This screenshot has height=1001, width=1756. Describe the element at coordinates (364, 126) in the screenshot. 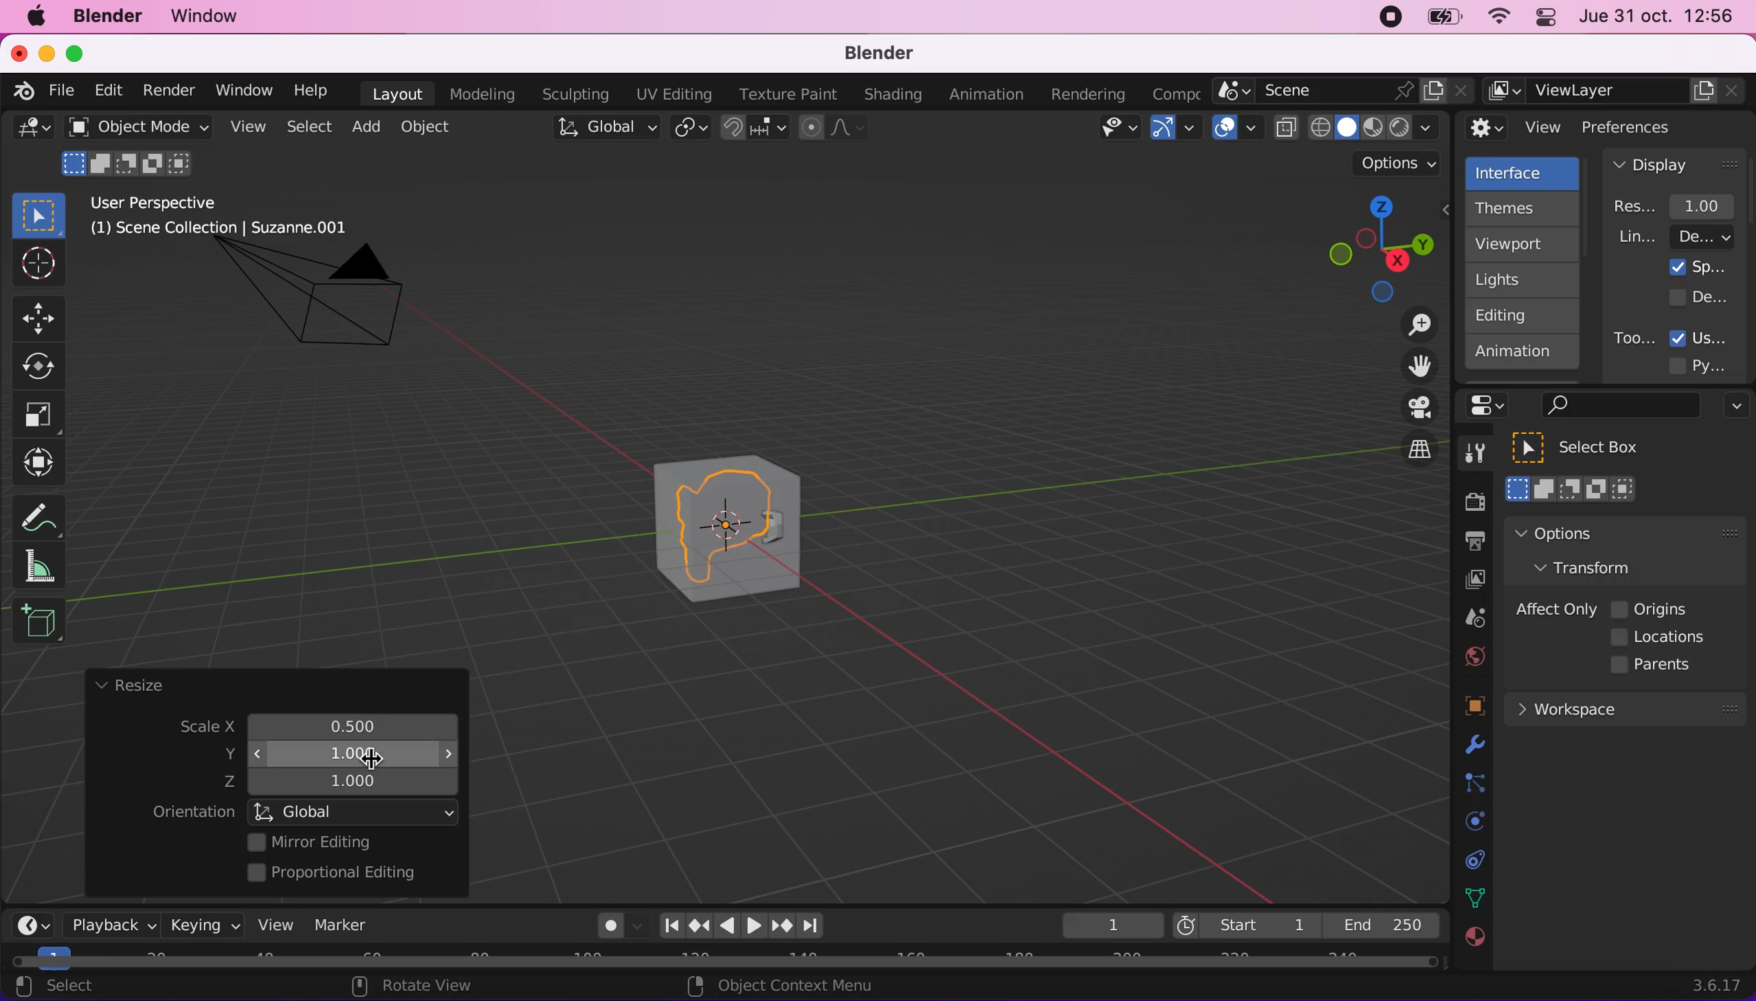

I see `add` at that location.